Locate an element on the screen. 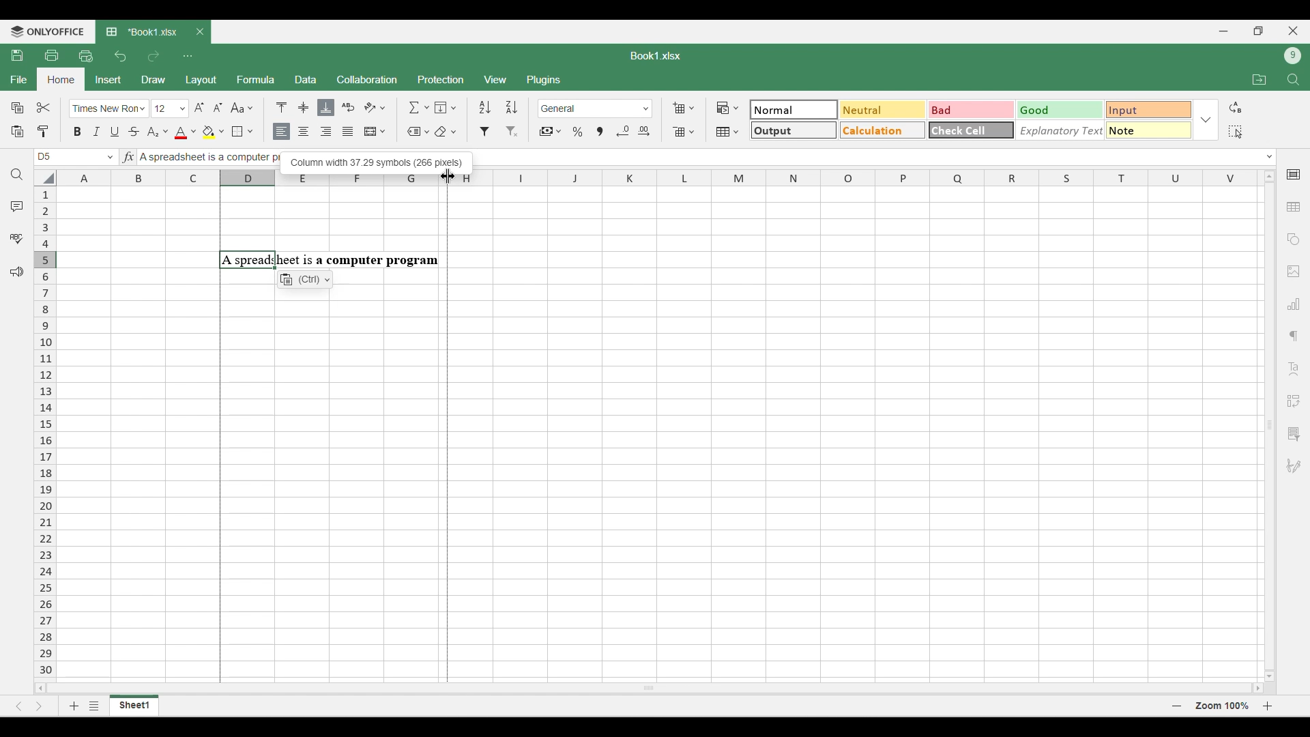  Text font options is located at coordinates (109, 109).